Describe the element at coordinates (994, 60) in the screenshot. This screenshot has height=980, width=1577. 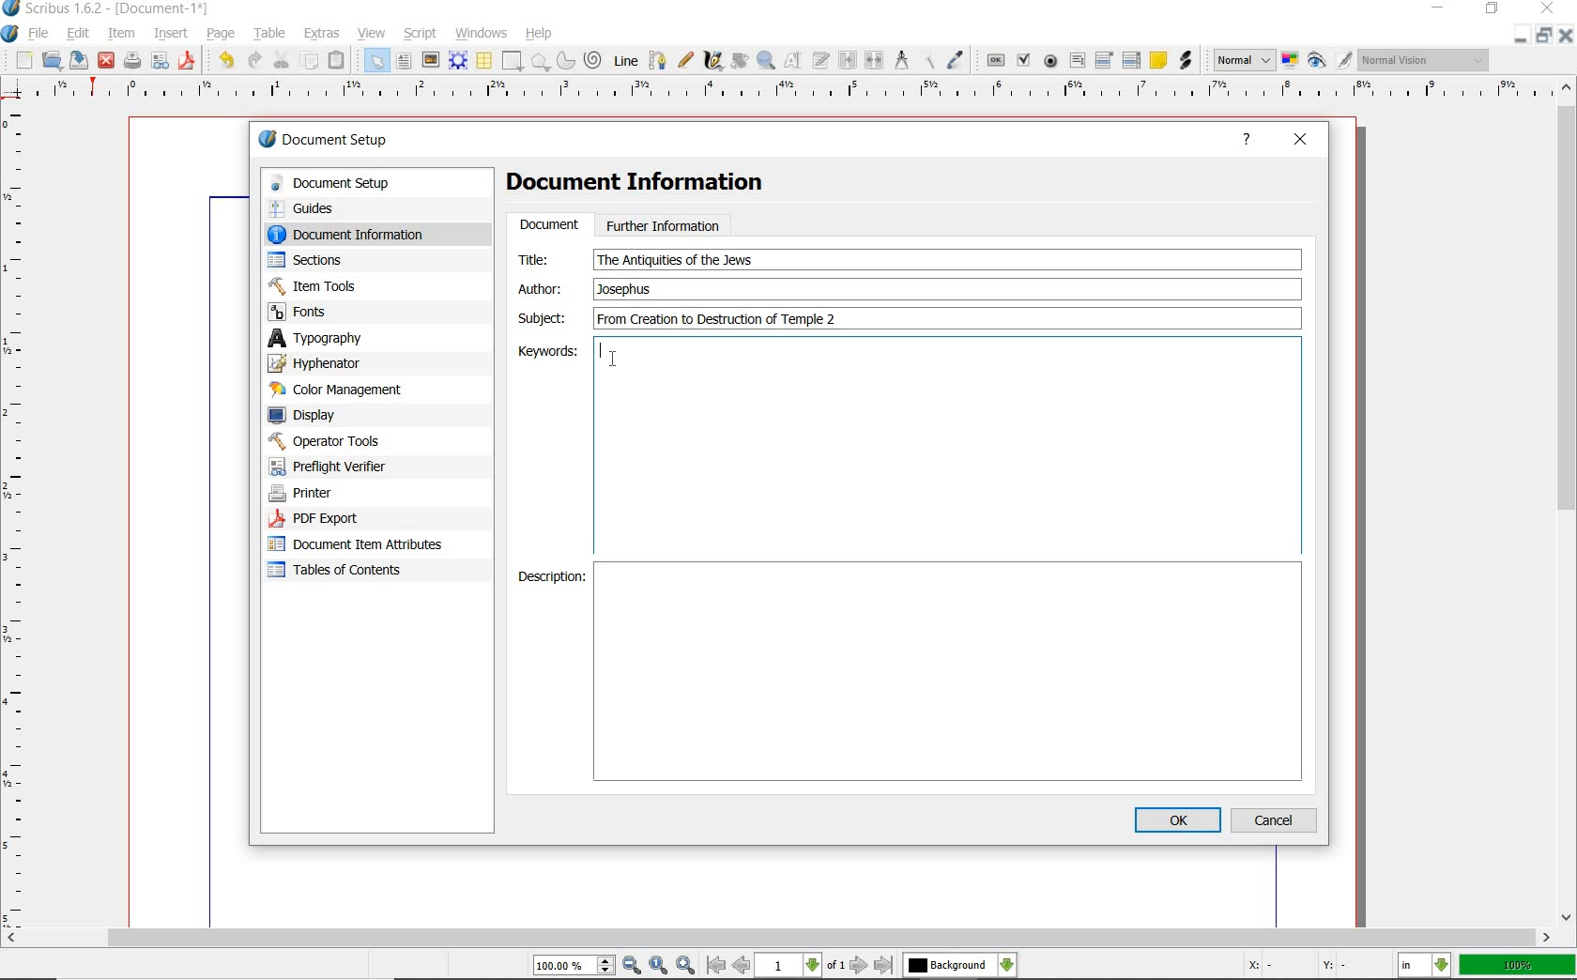
I see `pdf push button` at that location.